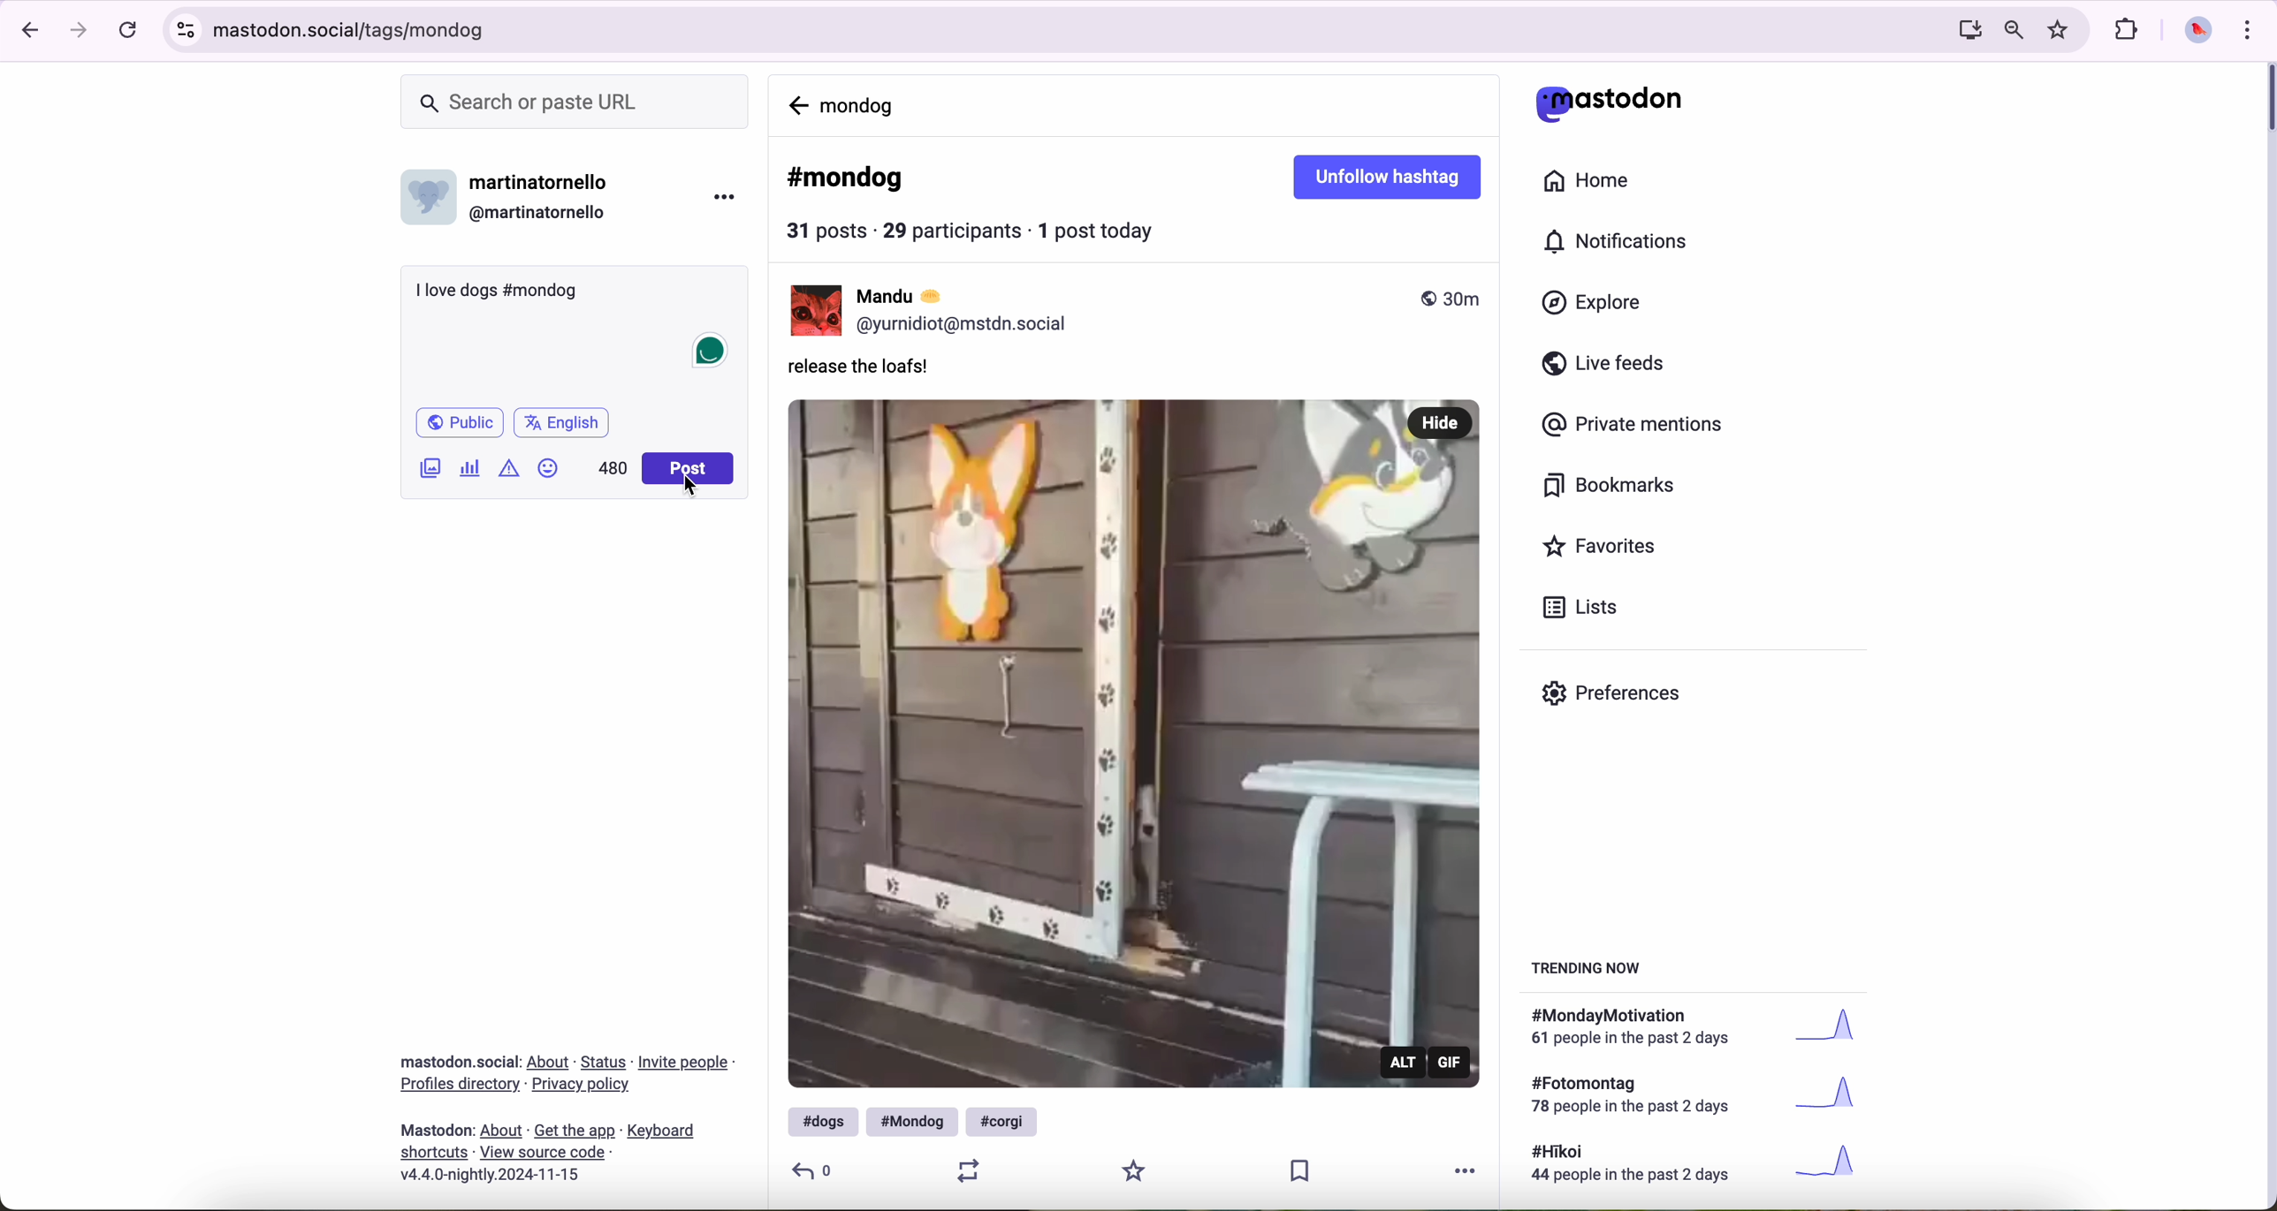 This screenshot has width=2277, height=1211. What do you see at coordinates (544, 213) in the screenshot?
I see `user id` at bounding box center [544, 213].